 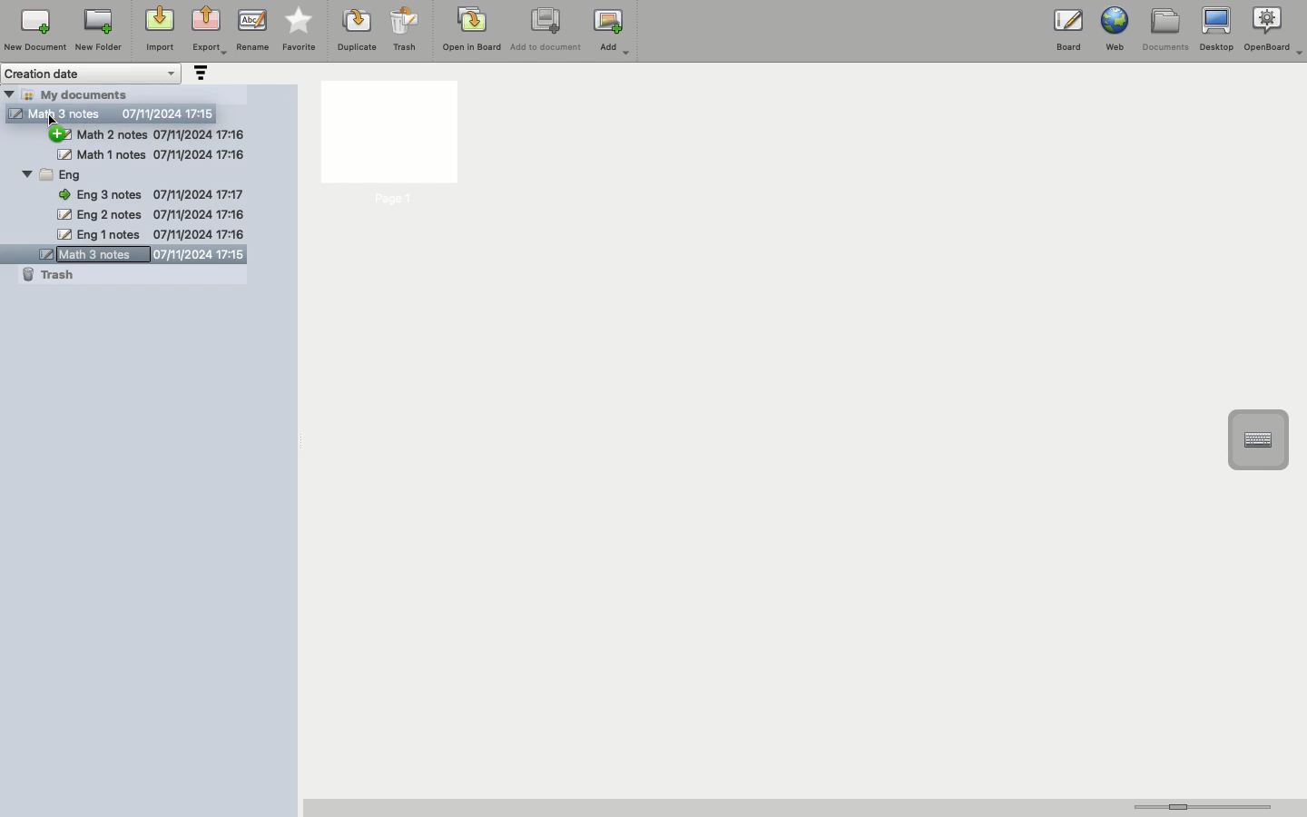 What do you see at coordinates (132, 256) in the screenshot?
I see `Math 3 notes` at bounding box center [132, 256].